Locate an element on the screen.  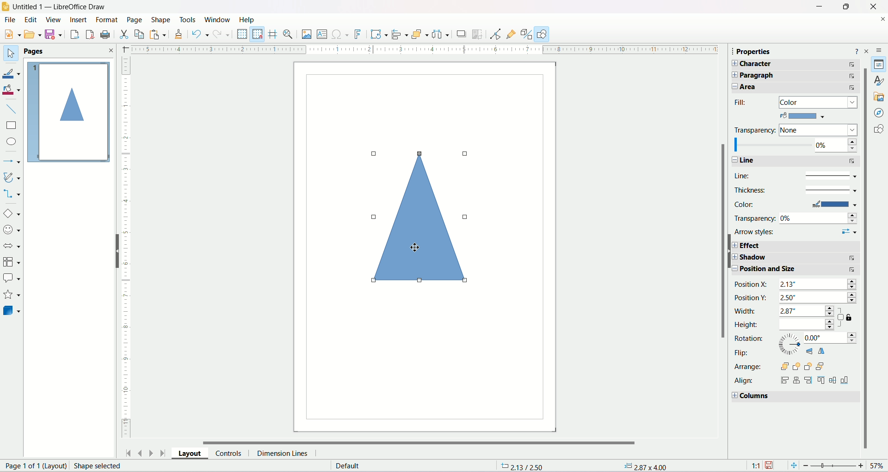
Gallery is located at coordinates (879, 96).